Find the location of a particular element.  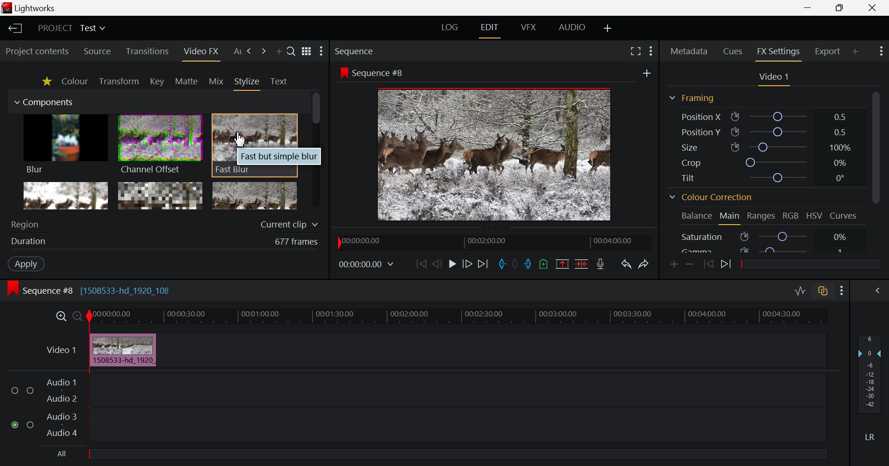

Add keyframe is located at coordinates (673, 266).